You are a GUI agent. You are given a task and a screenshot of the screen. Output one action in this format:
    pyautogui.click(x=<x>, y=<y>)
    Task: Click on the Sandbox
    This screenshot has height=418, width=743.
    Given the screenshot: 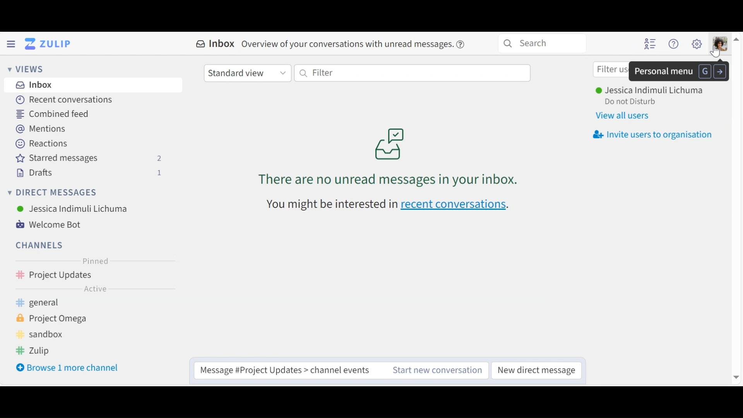 What is the action you would take?
    pyautogui.click(x=45, y=334)
    